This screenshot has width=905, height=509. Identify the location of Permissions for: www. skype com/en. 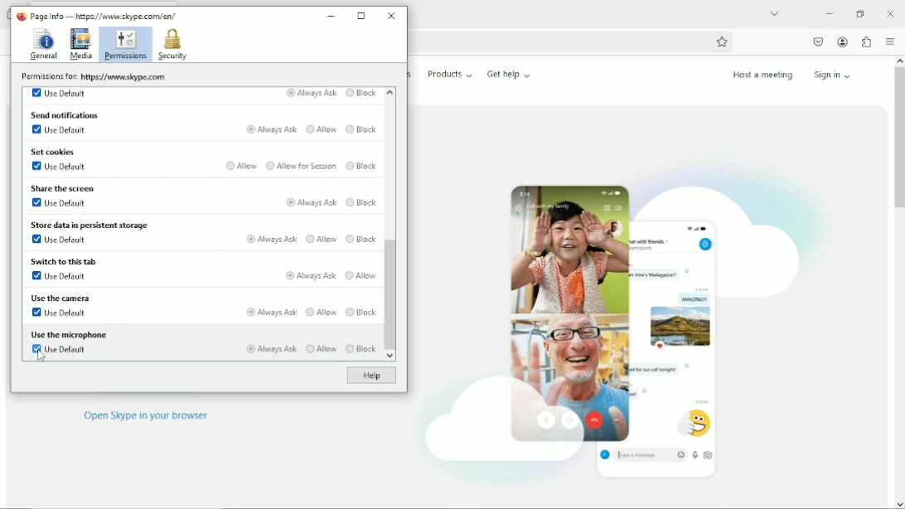
(94, 75).